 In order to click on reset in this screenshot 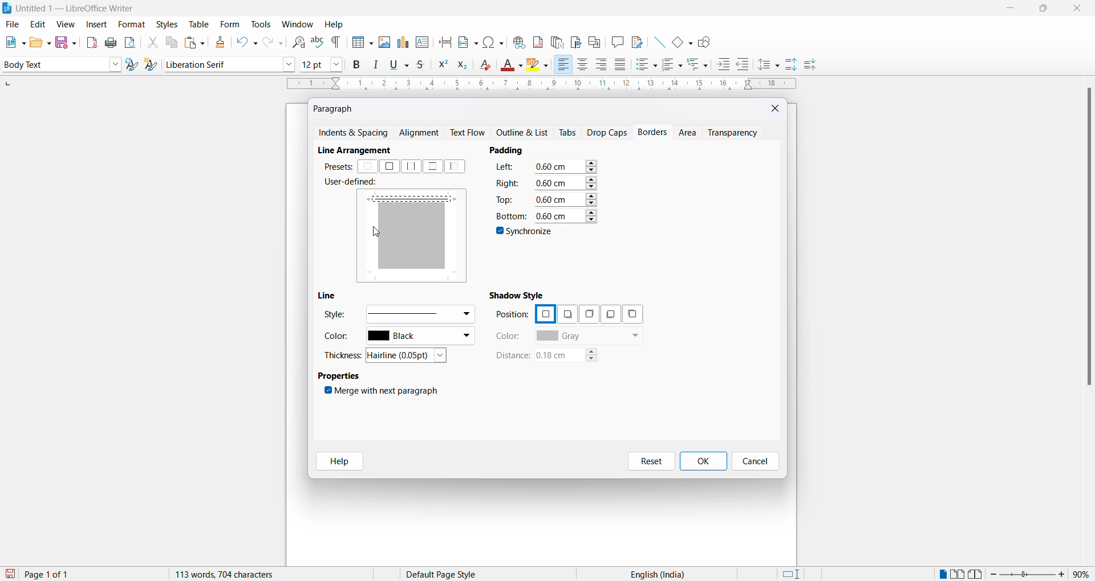, I will do `click(651, 461)`.